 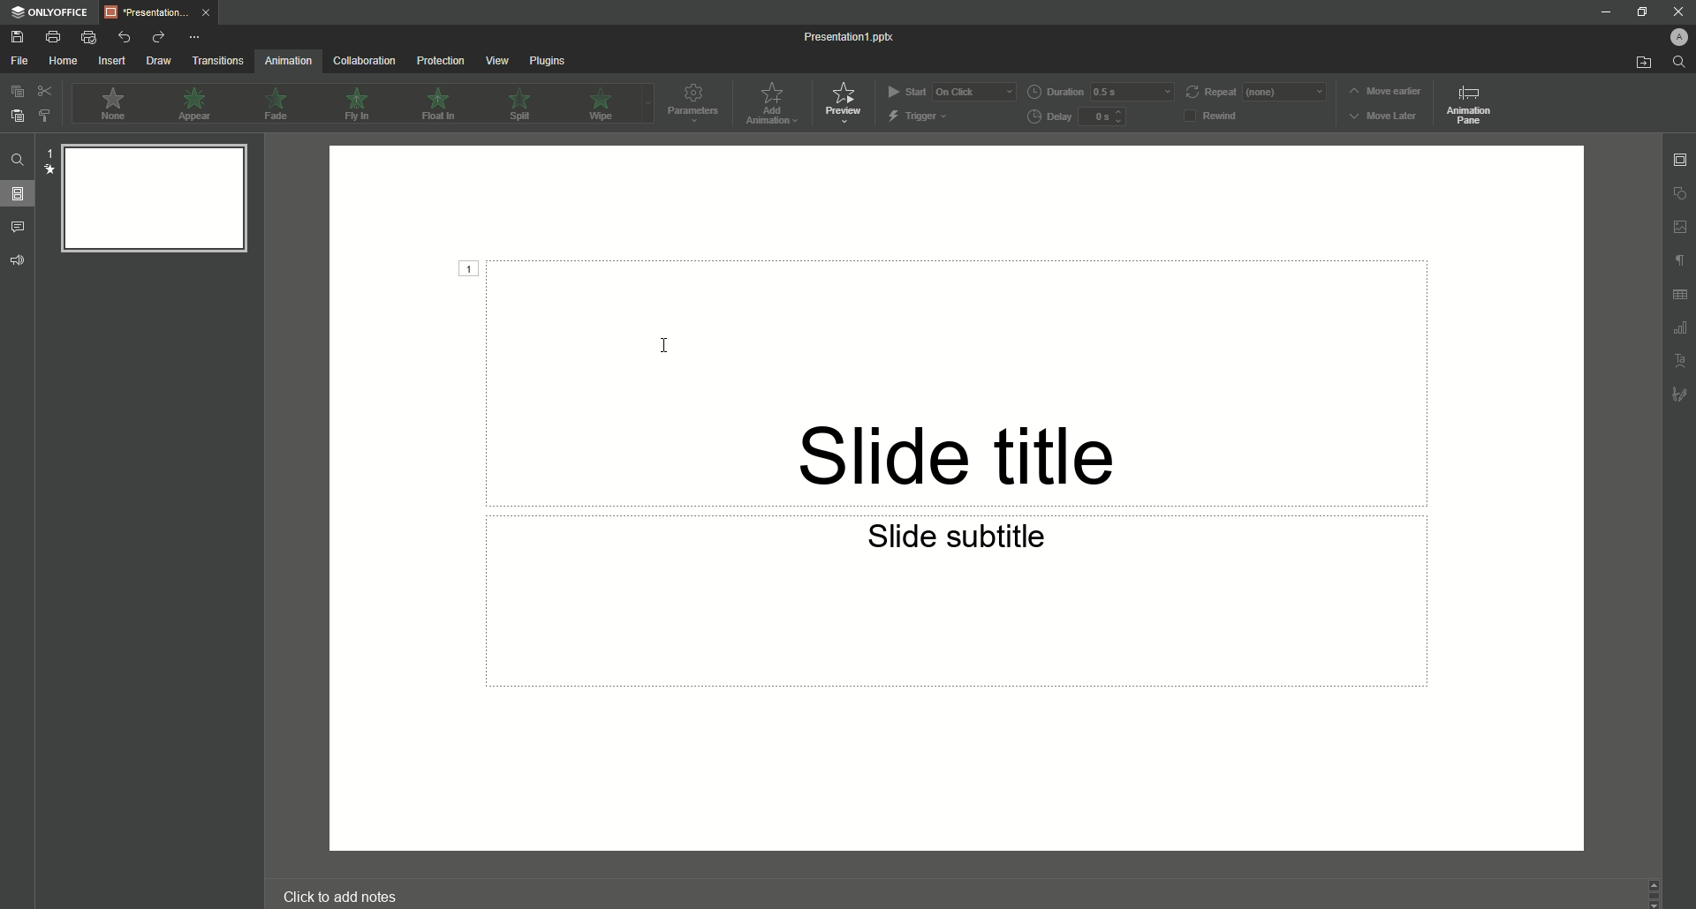 I want to click on Minimize, so click(x=1639, y=12).